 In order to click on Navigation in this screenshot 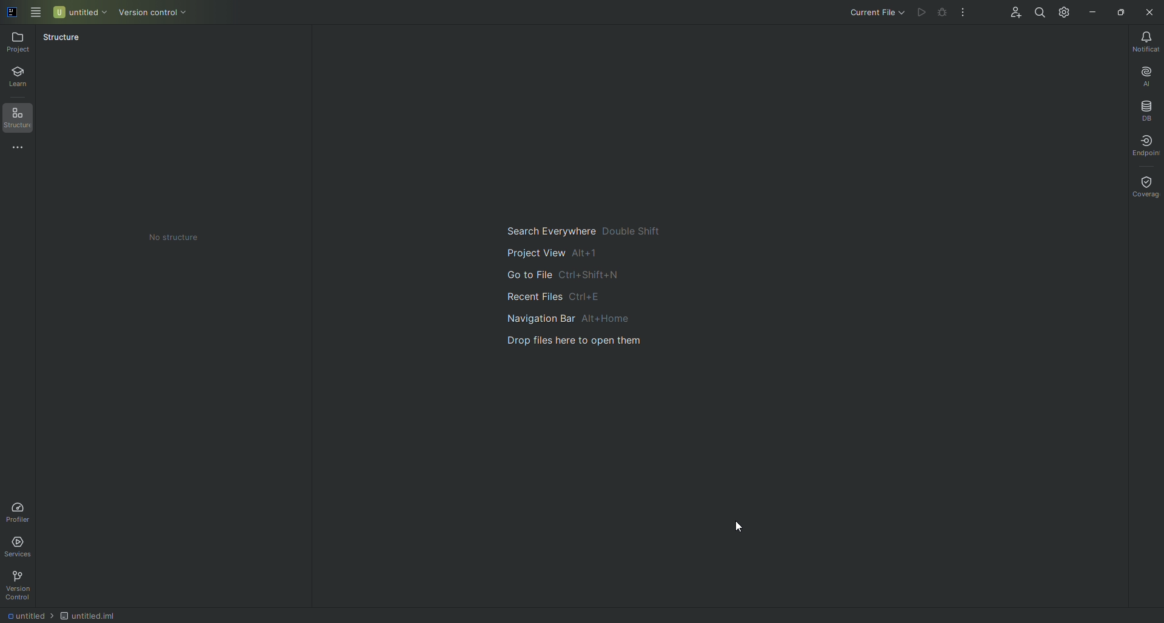, I will do `click(585, 322)`.